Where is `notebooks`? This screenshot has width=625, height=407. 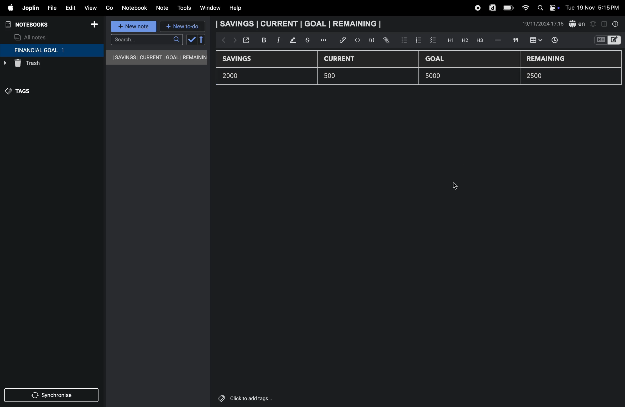 notebooks is located at coordinates (32, 25).